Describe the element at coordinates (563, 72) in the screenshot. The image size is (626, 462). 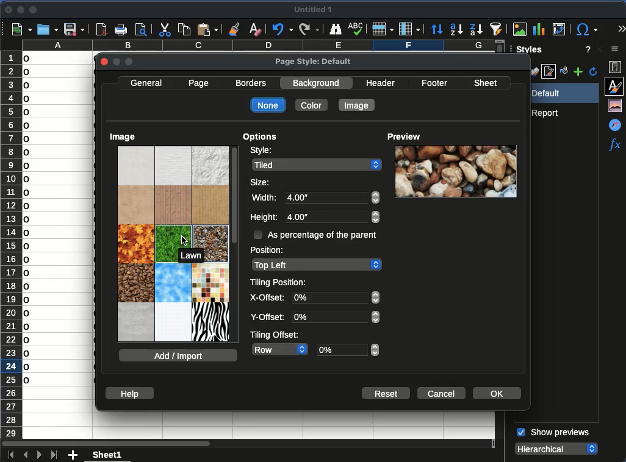
I see `fill format` at that location.